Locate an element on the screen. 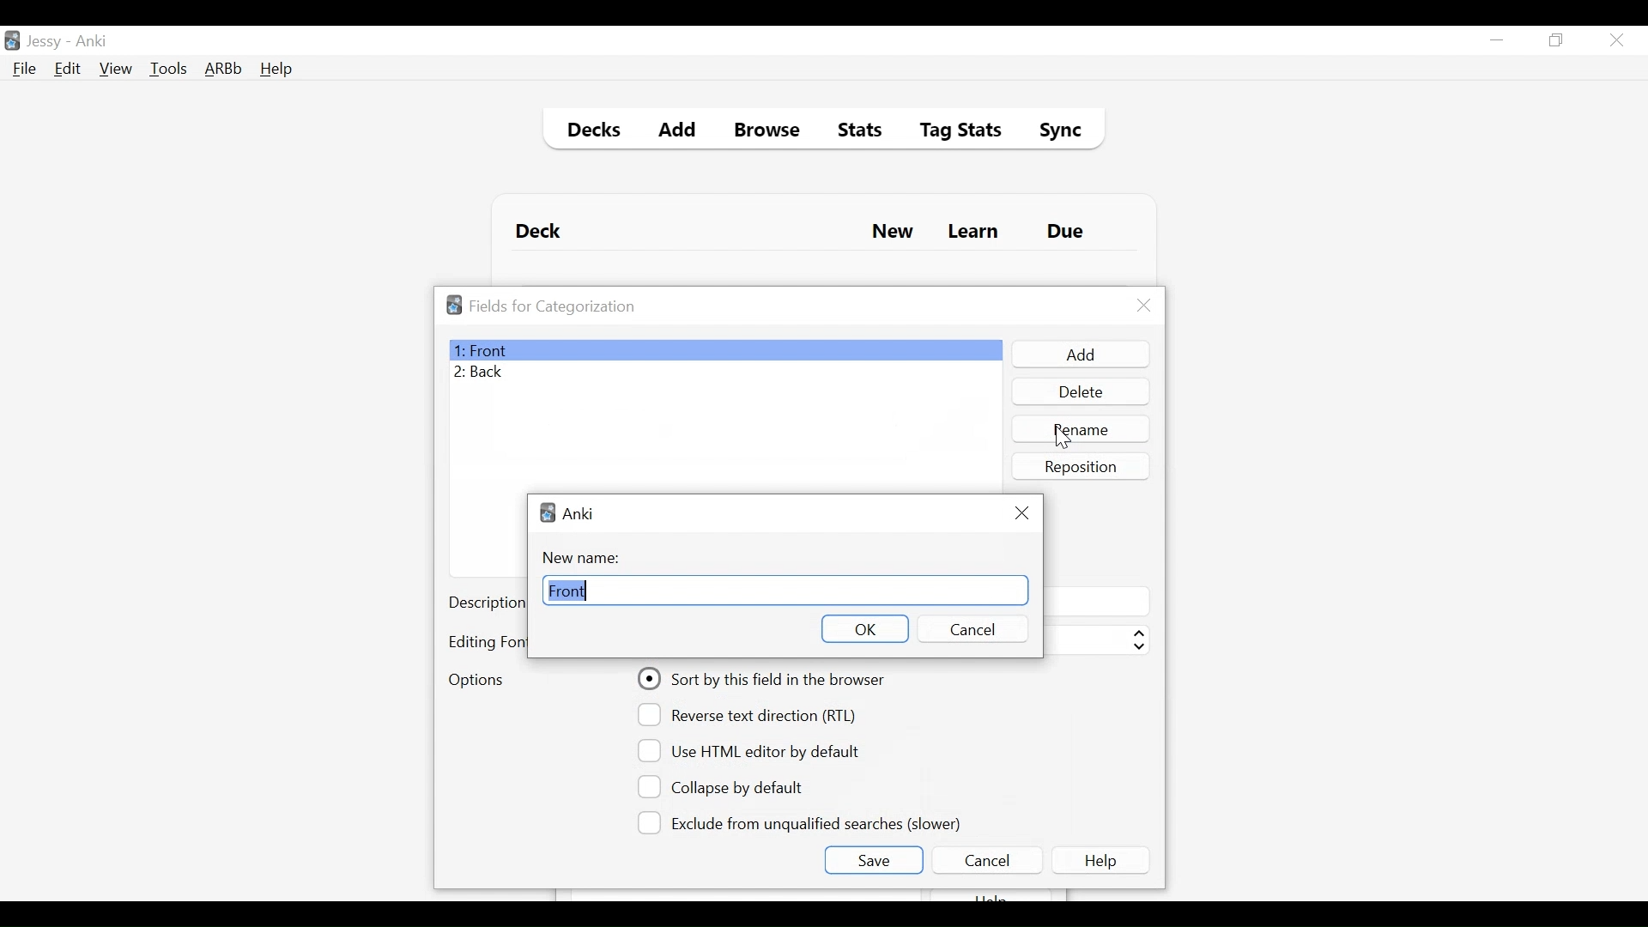 This screenshot has height=927, width=1648. (un)select Sort by this field in the browser is located at coordinates (764, 679).